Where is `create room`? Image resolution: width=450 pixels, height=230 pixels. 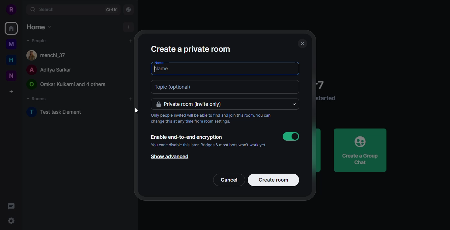
create room is located at coordinates (274, 180).